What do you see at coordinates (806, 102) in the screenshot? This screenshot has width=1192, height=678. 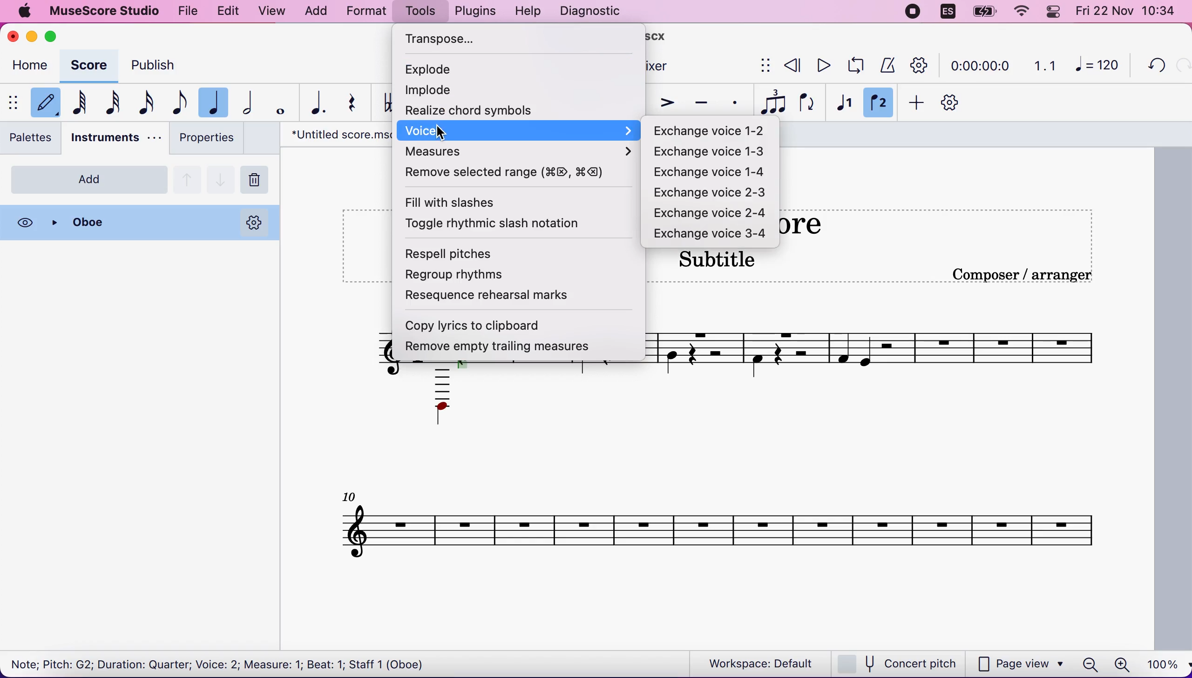 I see `flip direction` at bounding box center [806, 102].